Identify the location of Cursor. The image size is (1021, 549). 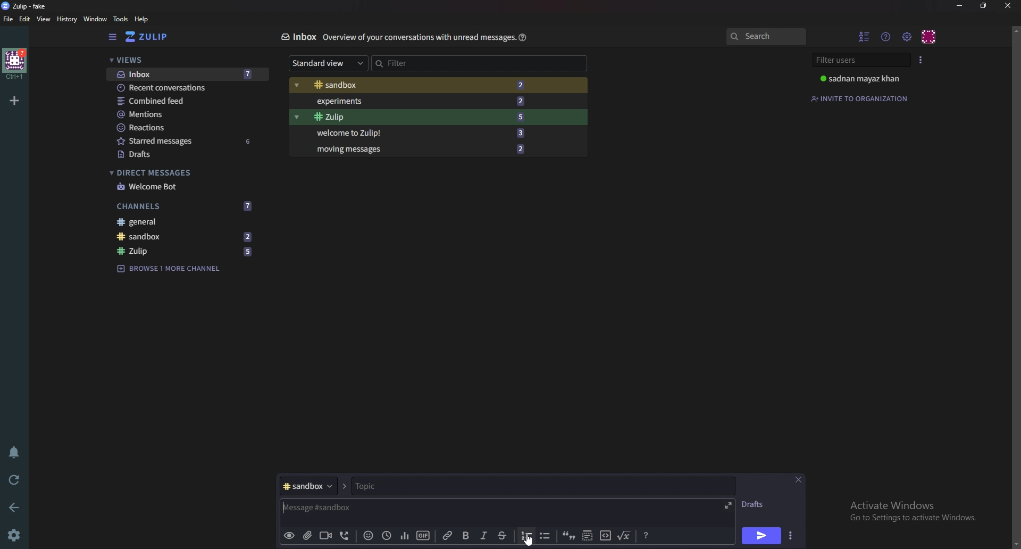
(530, 540).